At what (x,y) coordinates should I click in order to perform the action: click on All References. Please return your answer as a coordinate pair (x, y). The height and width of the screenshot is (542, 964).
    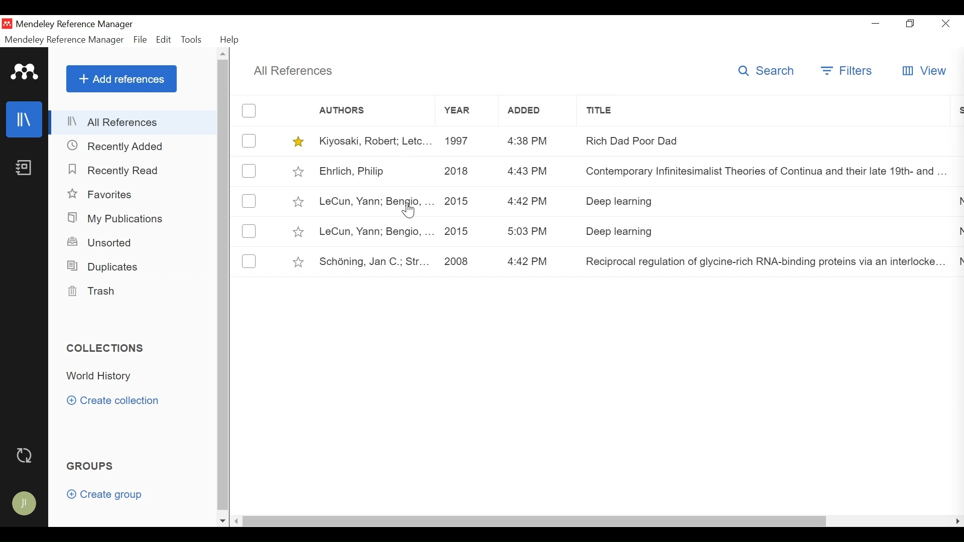
    Looking at the image, I should click on (134, 122).